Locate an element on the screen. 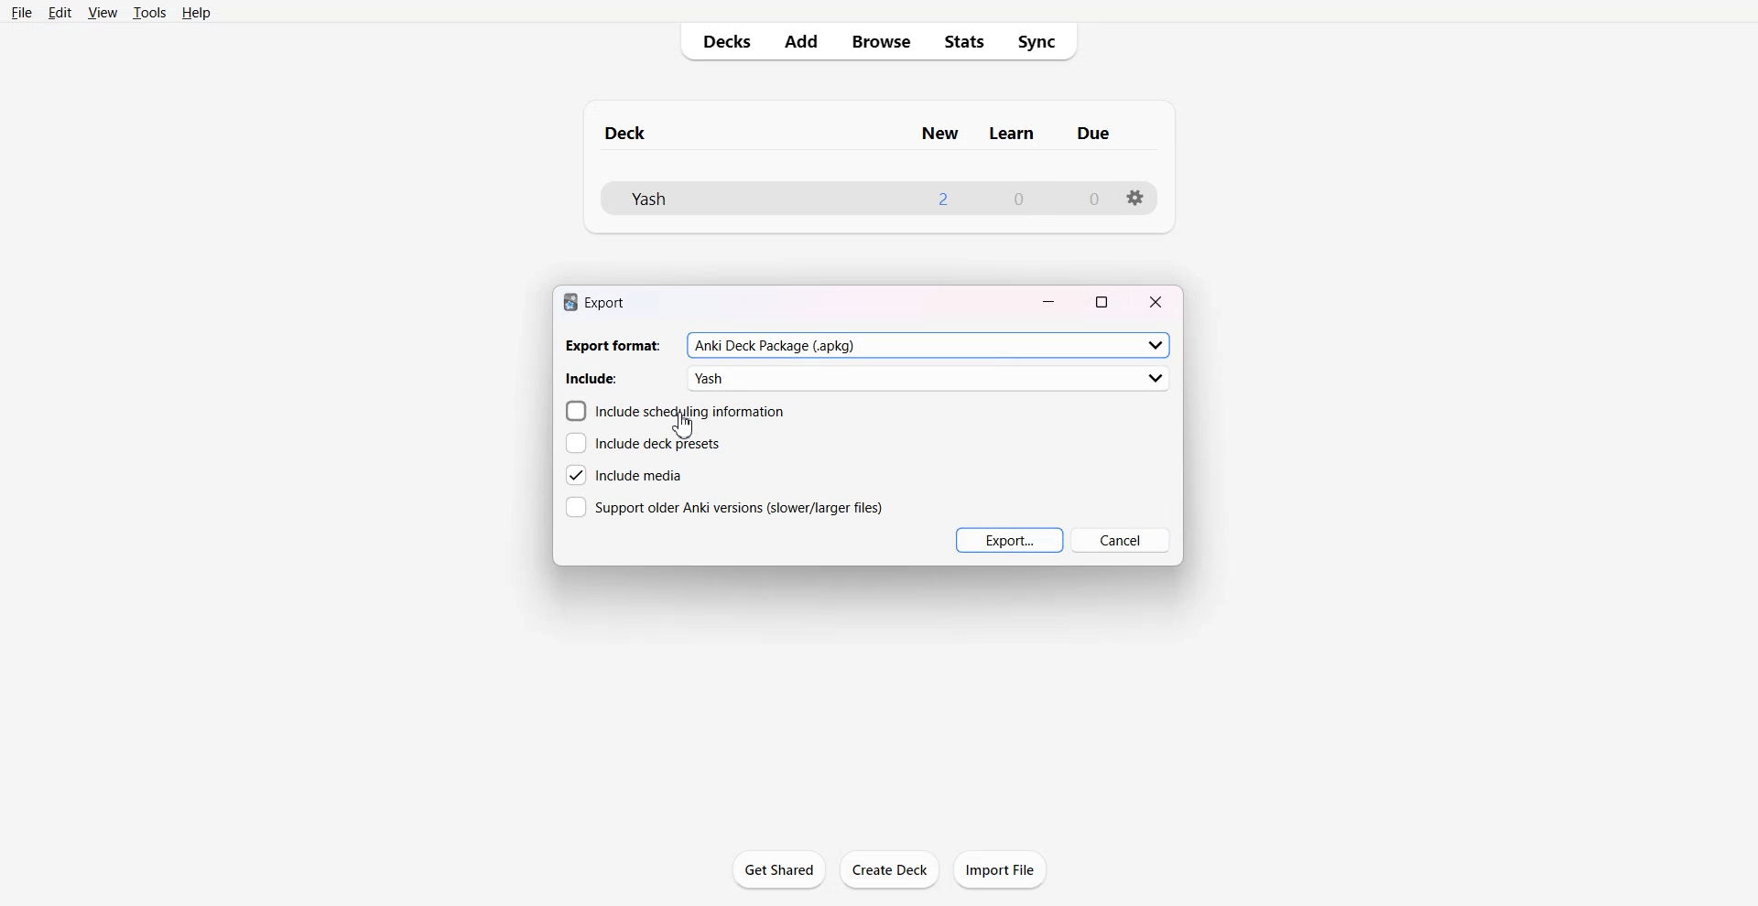  Create Deck is located at coordinates (889, 869).